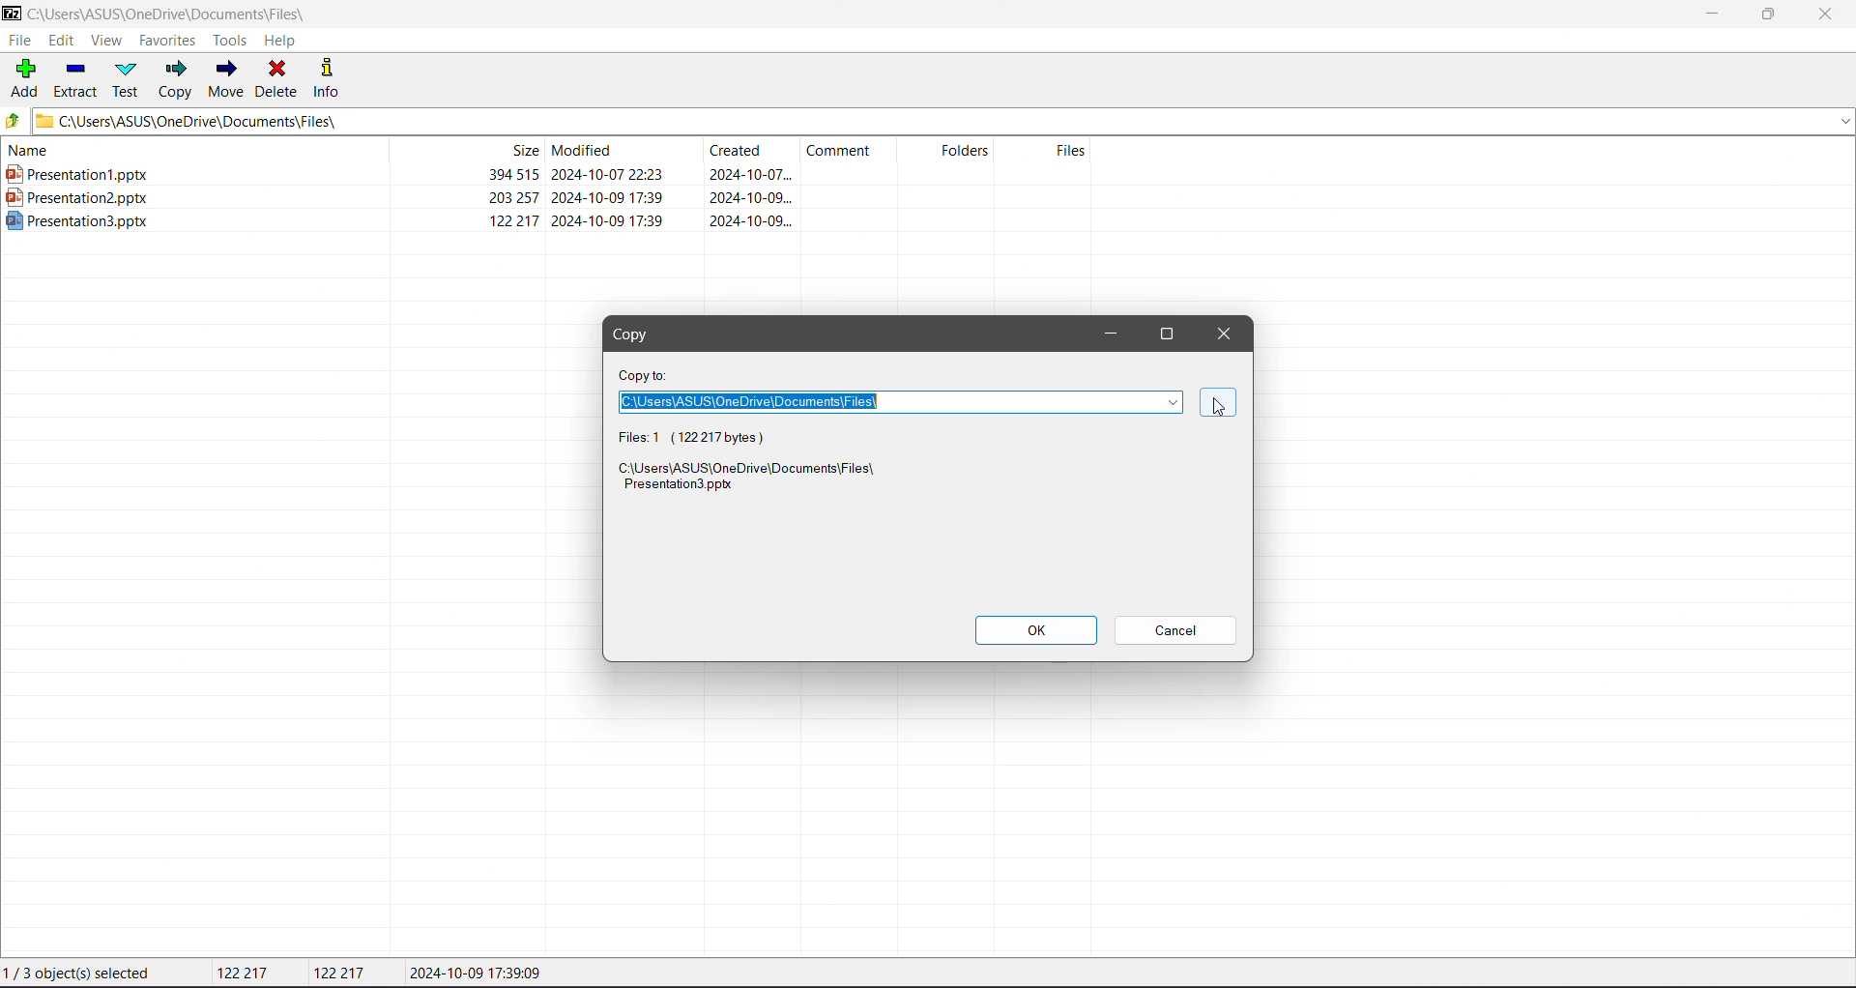 This screenshot has height=988, width=1856. Describe the element at coordinates (228, 41) in the screenshot. I see `Tools` at that location.